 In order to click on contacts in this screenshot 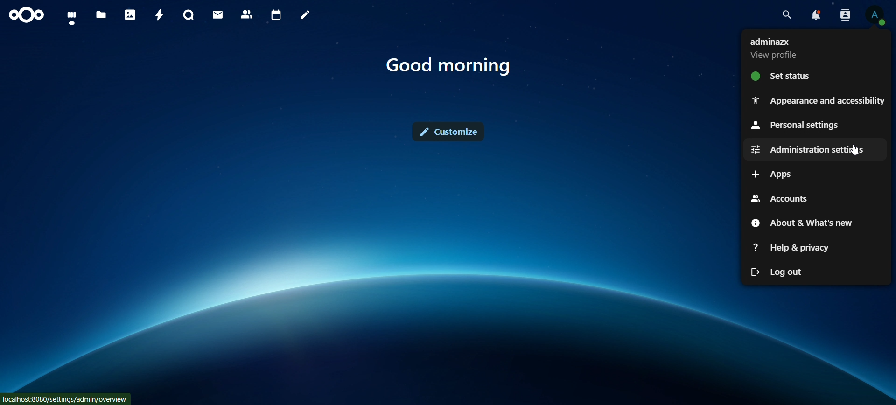, I will do `click(247, 15)`.